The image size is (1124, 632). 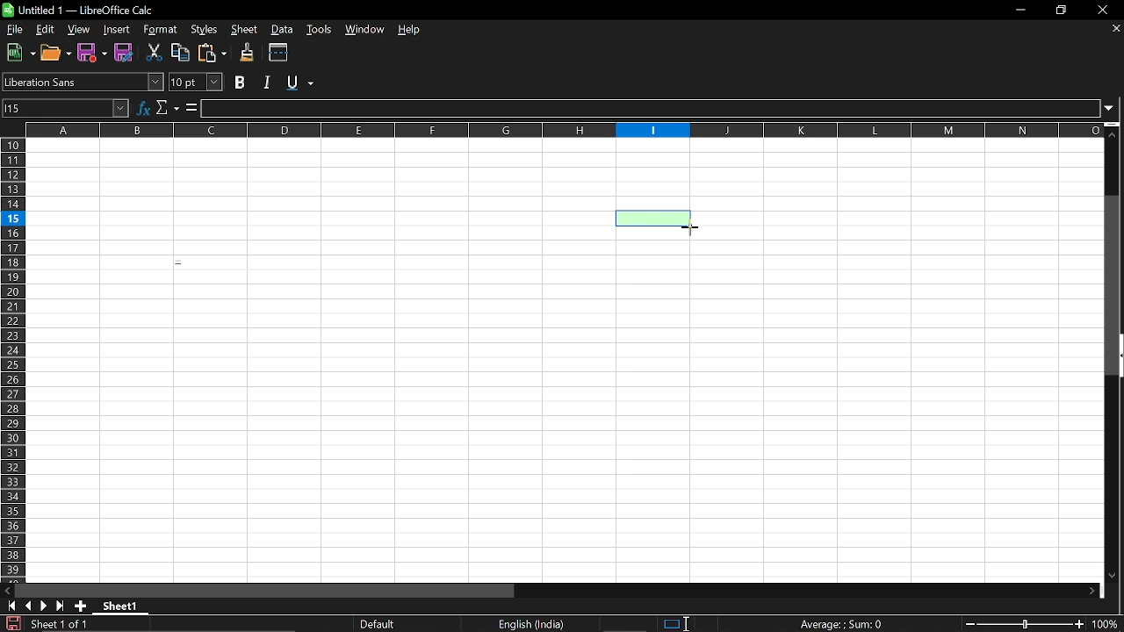 What do you see at coordinates (7, 590) in the screenshot?
I see `Move left` at bounding box center [7, 590].